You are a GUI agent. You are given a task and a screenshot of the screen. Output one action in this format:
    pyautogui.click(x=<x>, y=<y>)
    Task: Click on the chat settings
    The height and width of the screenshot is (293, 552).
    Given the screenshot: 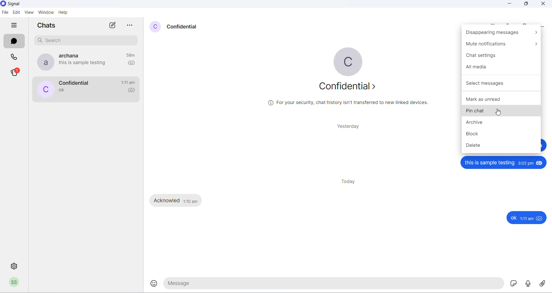 What is the action you would take?
    pyautogui.click(x=500, y=56)
    